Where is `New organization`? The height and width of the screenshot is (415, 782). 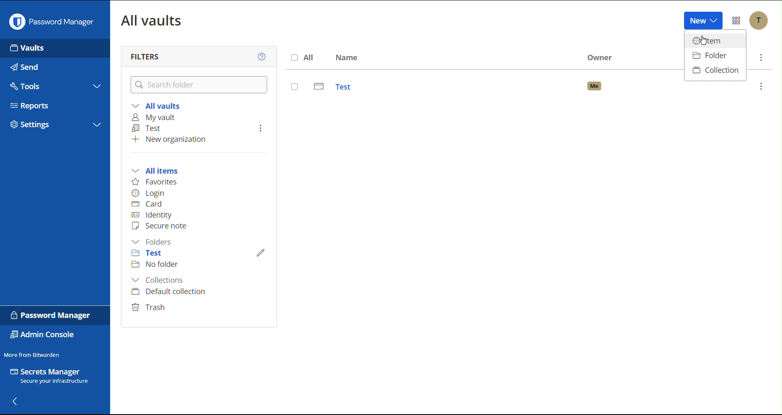
New organization is located at coordinates (167, 139).